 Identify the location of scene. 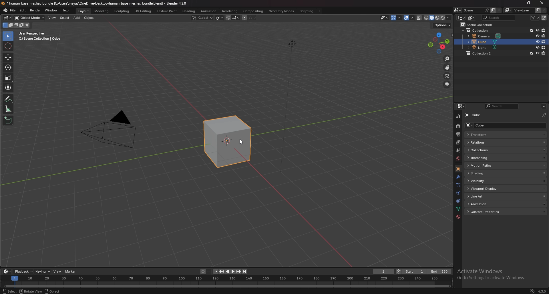
(470, 10).